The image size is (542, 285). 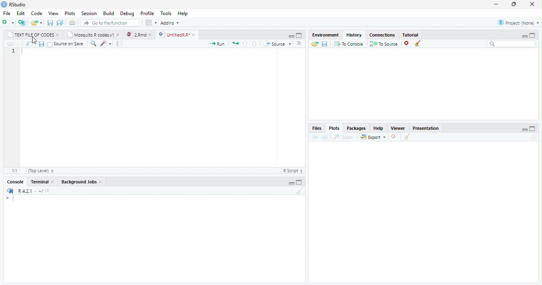 I want to click on close, so click(x=118, y=35).